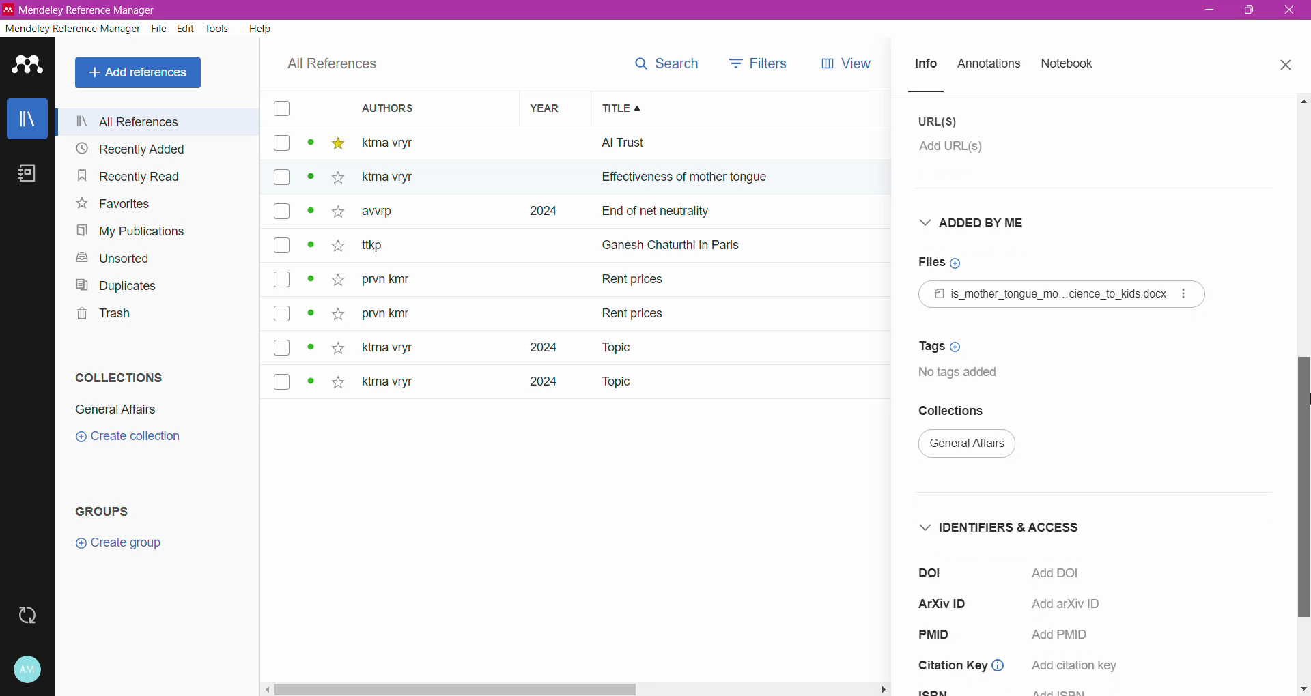 This screenshot has width=1311, height=696. I want to click on Recently Read, so click(144, 175).